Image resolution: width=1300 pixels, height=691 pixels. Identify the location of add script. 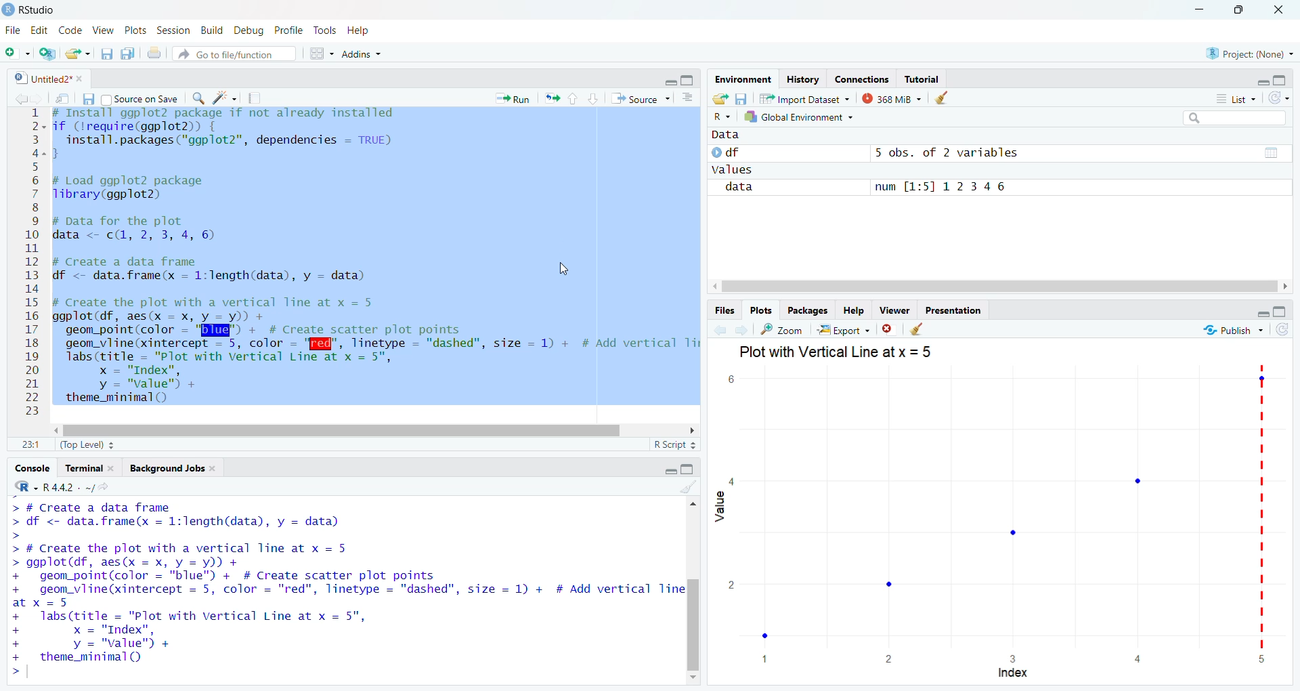
(48, 54).